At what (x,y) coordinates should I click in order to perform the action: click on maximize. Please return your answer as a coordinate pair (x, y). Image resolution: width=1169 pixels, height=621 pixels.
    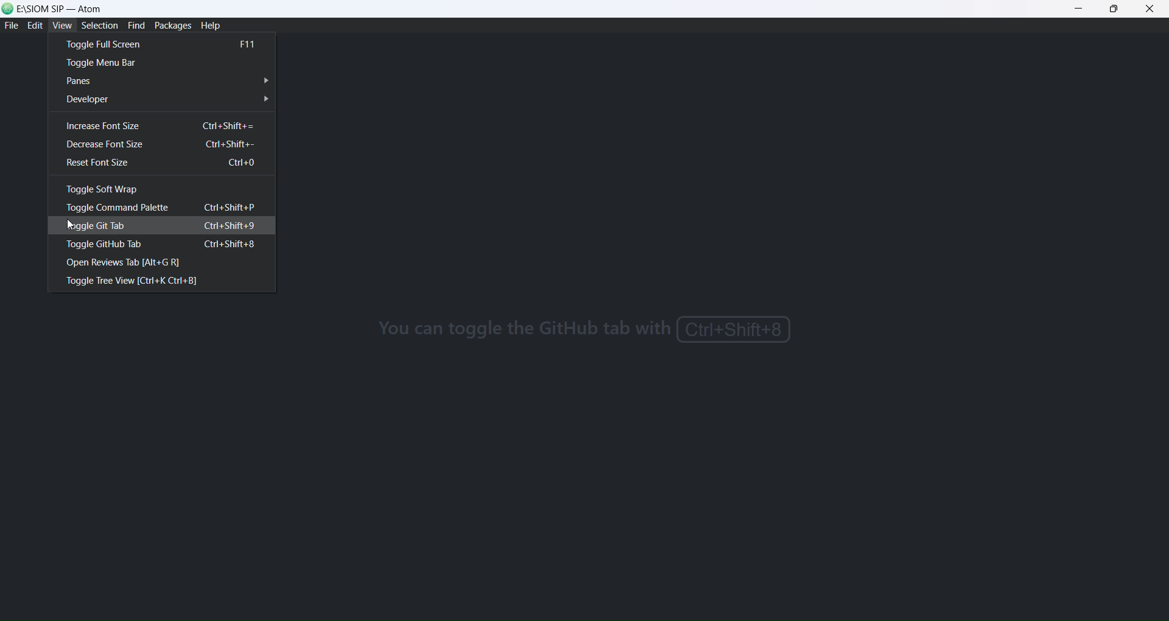
    Looking at the image, I should click on (1116, 10).